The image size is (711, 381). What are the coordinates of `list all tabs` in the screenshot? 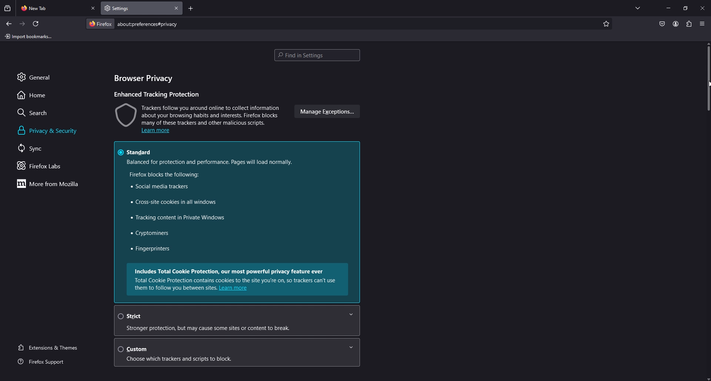 It's located at (638, 7).